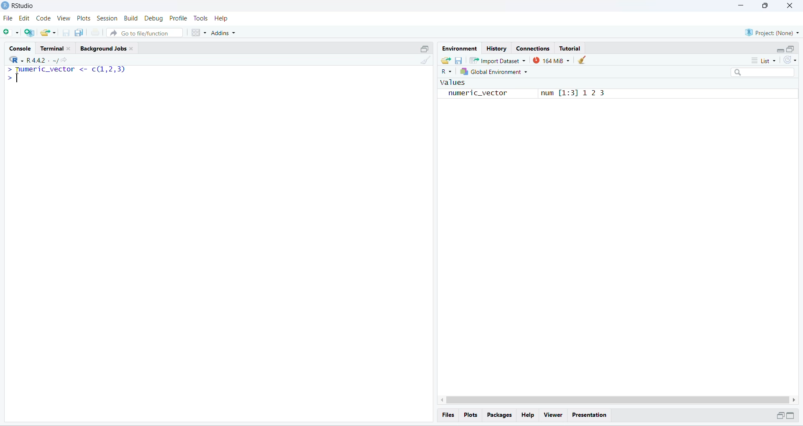 This screenshot has height=426, width=803. What do you see at coordinates (20, 47) in the screenshot?
I see `Console` at bounding box center [20, 47].